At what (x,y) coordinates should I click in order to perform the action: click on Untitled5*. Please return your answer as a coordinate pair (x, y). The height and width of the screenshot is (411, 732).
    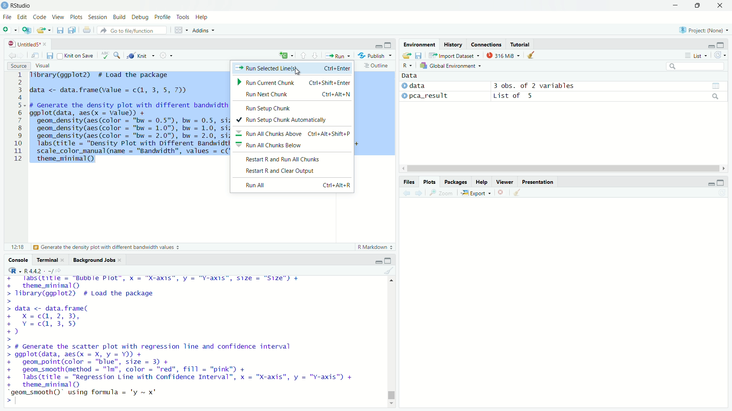
    Looking at the image, I should click on (24, 44).